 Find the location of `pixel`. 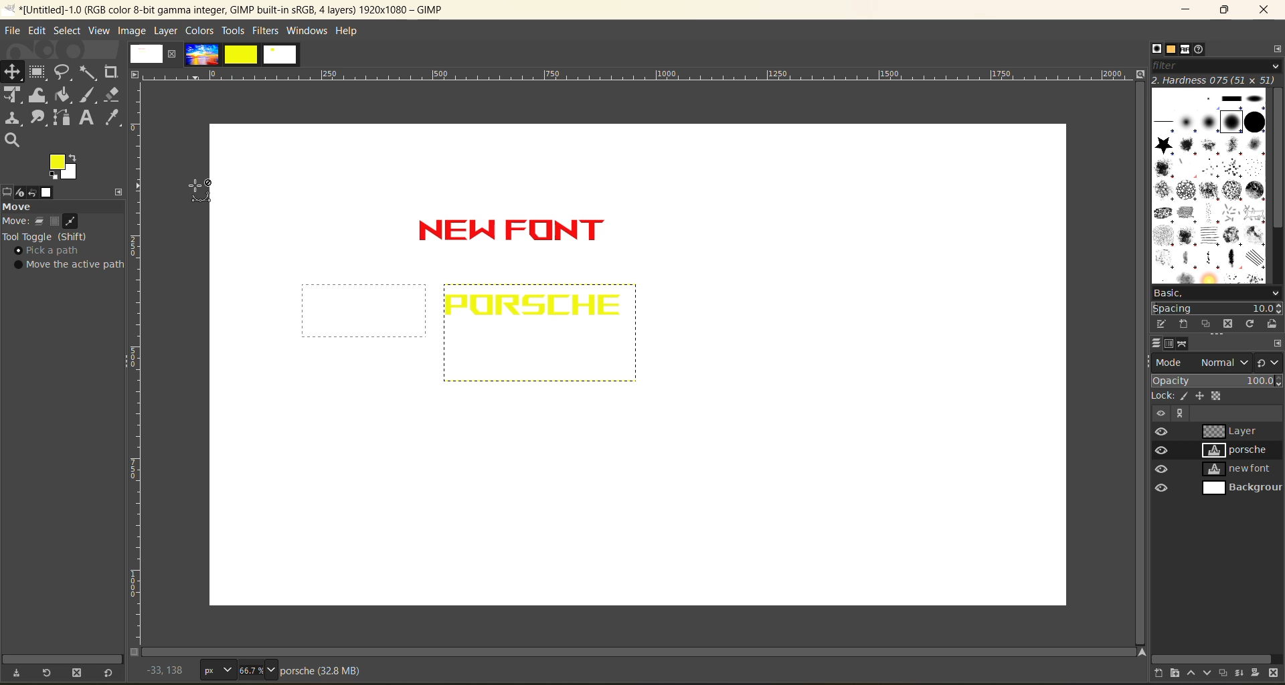

pixel is located at coordinates (1184, 397).